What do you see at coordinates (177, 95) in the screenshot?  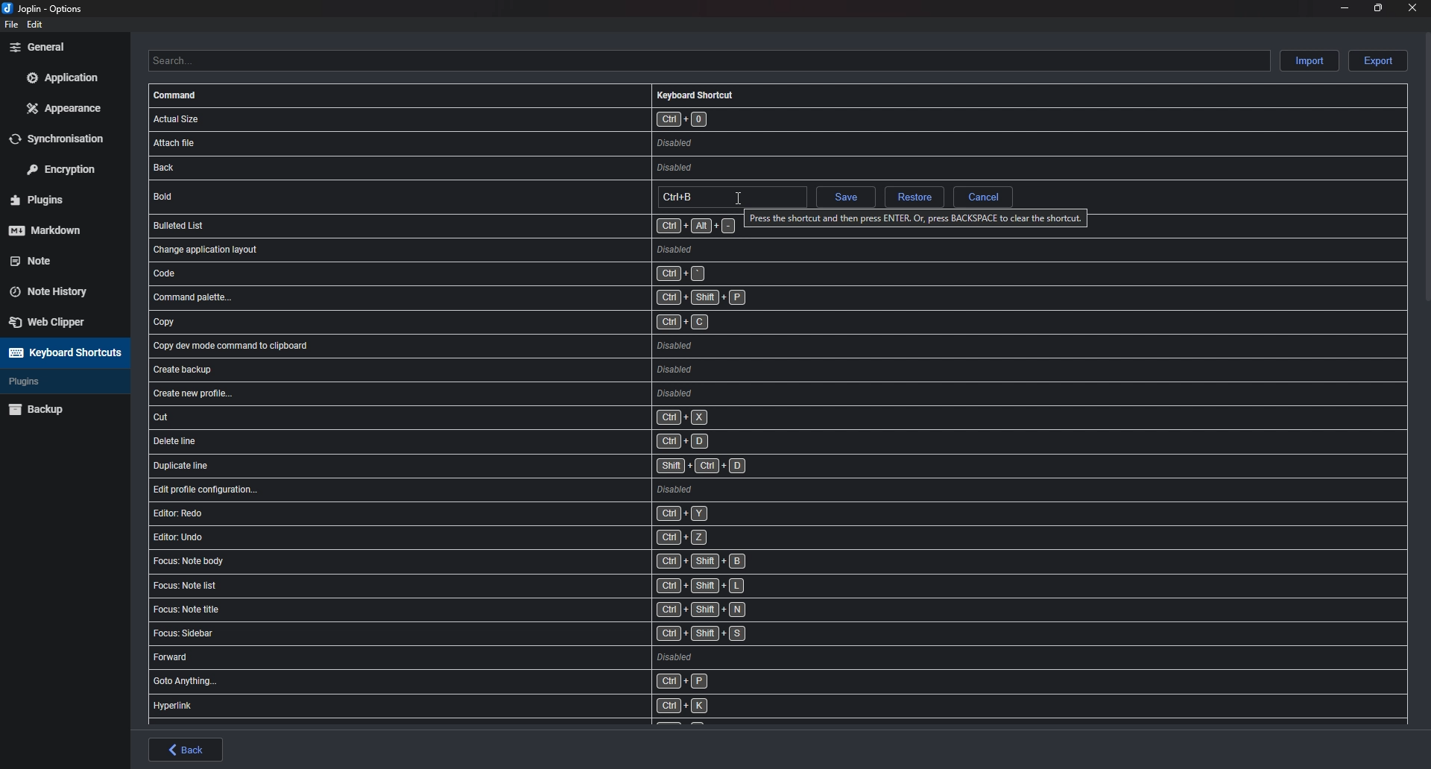 I see `Command` at bounding box center [177, 95].